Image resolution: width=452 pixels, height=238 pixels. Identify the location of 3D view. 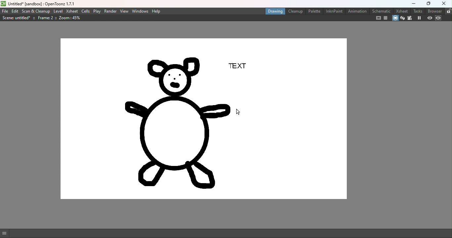
(402, 18).